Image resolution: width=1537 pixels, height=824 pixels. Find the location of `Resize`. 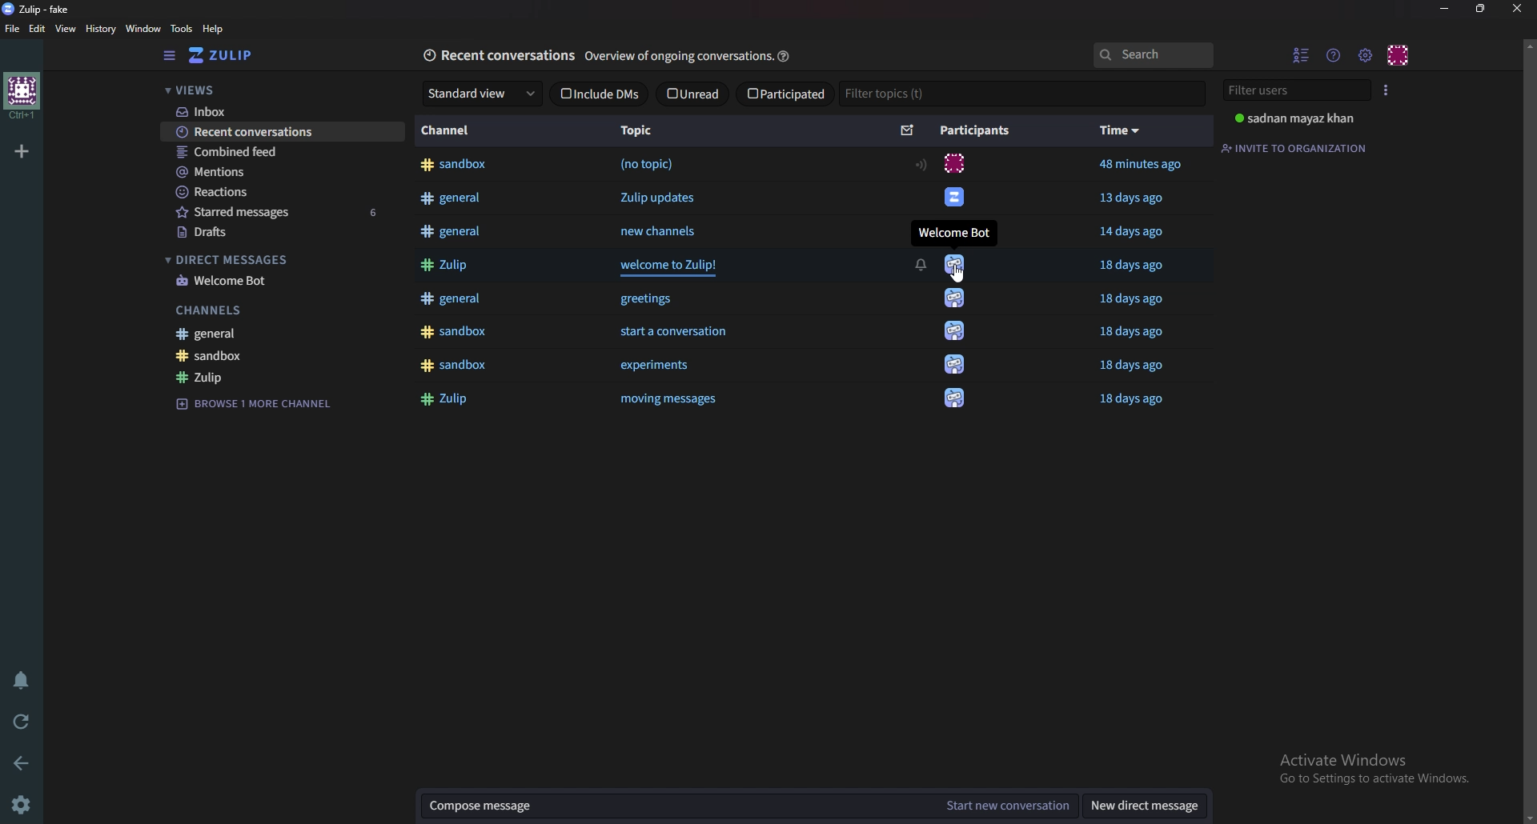

Resize is located at coordinates (1481, 10).